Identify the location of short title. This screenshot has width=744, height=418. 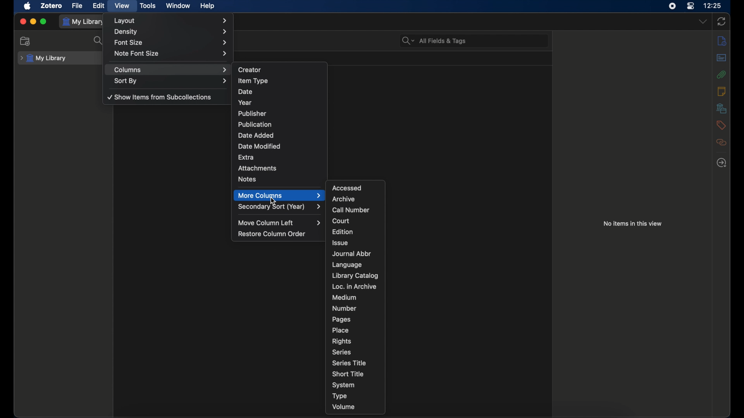
(347, 373).